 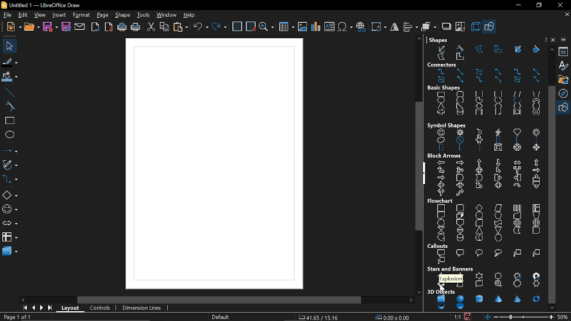 What do you see at coordinates (286, 28) in the screenshot?
I see `Insert table` at bounding box center [286, 28].